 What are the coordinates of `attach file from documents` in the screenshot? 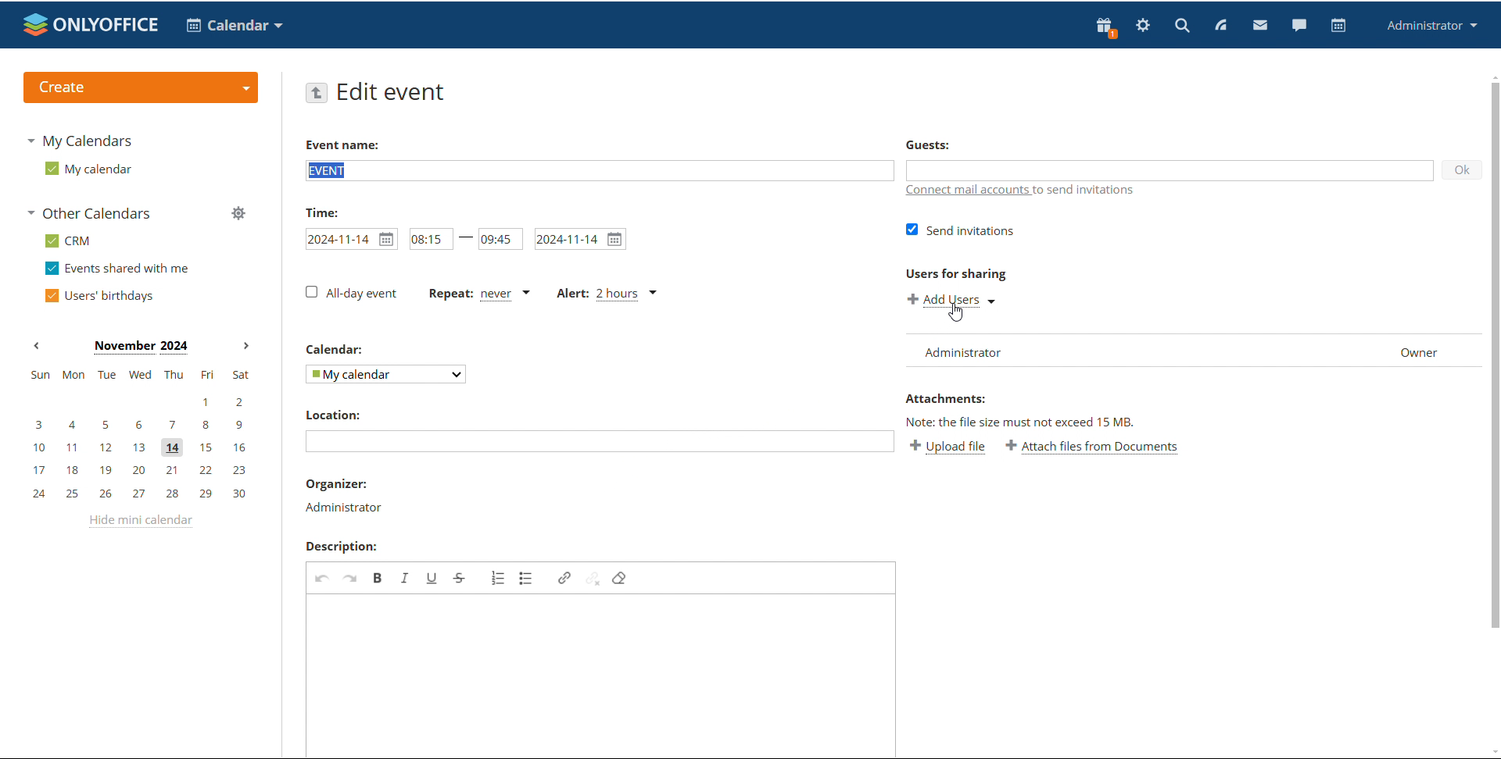 It's located at (1093, 445).